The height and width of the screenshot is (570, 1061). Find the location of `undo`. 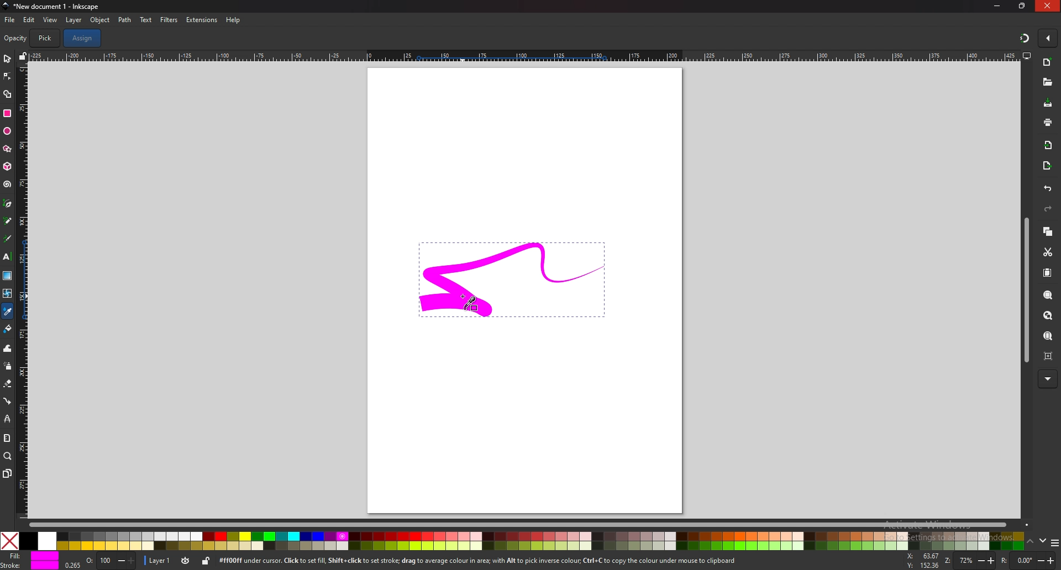

undo is located at coordinates (1048, 189).